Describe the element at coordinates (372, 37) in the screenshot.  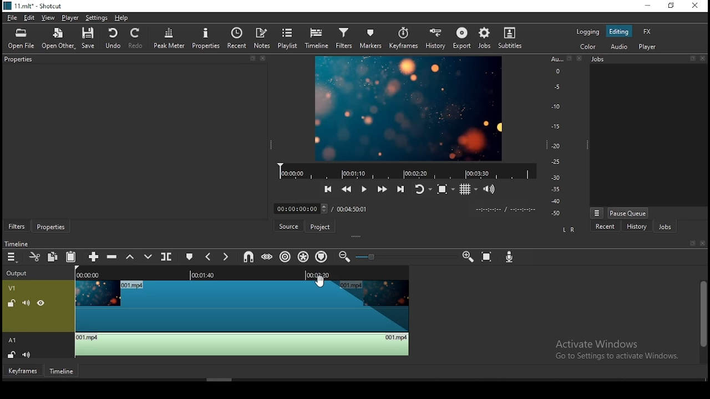
I see `markers` at that location.